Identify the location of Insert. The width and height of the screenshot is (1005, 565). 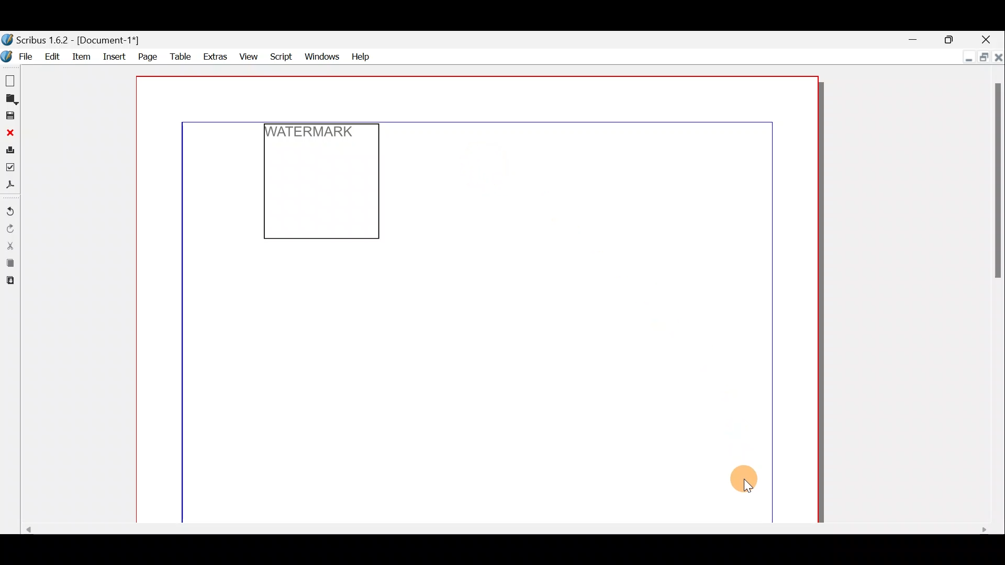
(115, 55).